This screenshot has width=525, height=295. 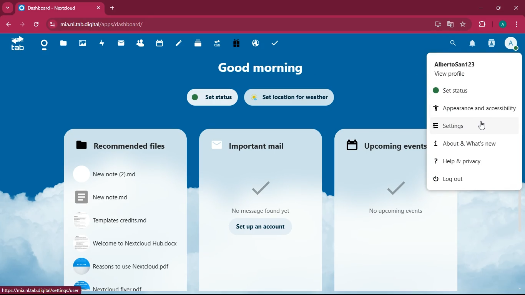 I want to click on Albertosan123
View profile, so click(x=471, y=69).